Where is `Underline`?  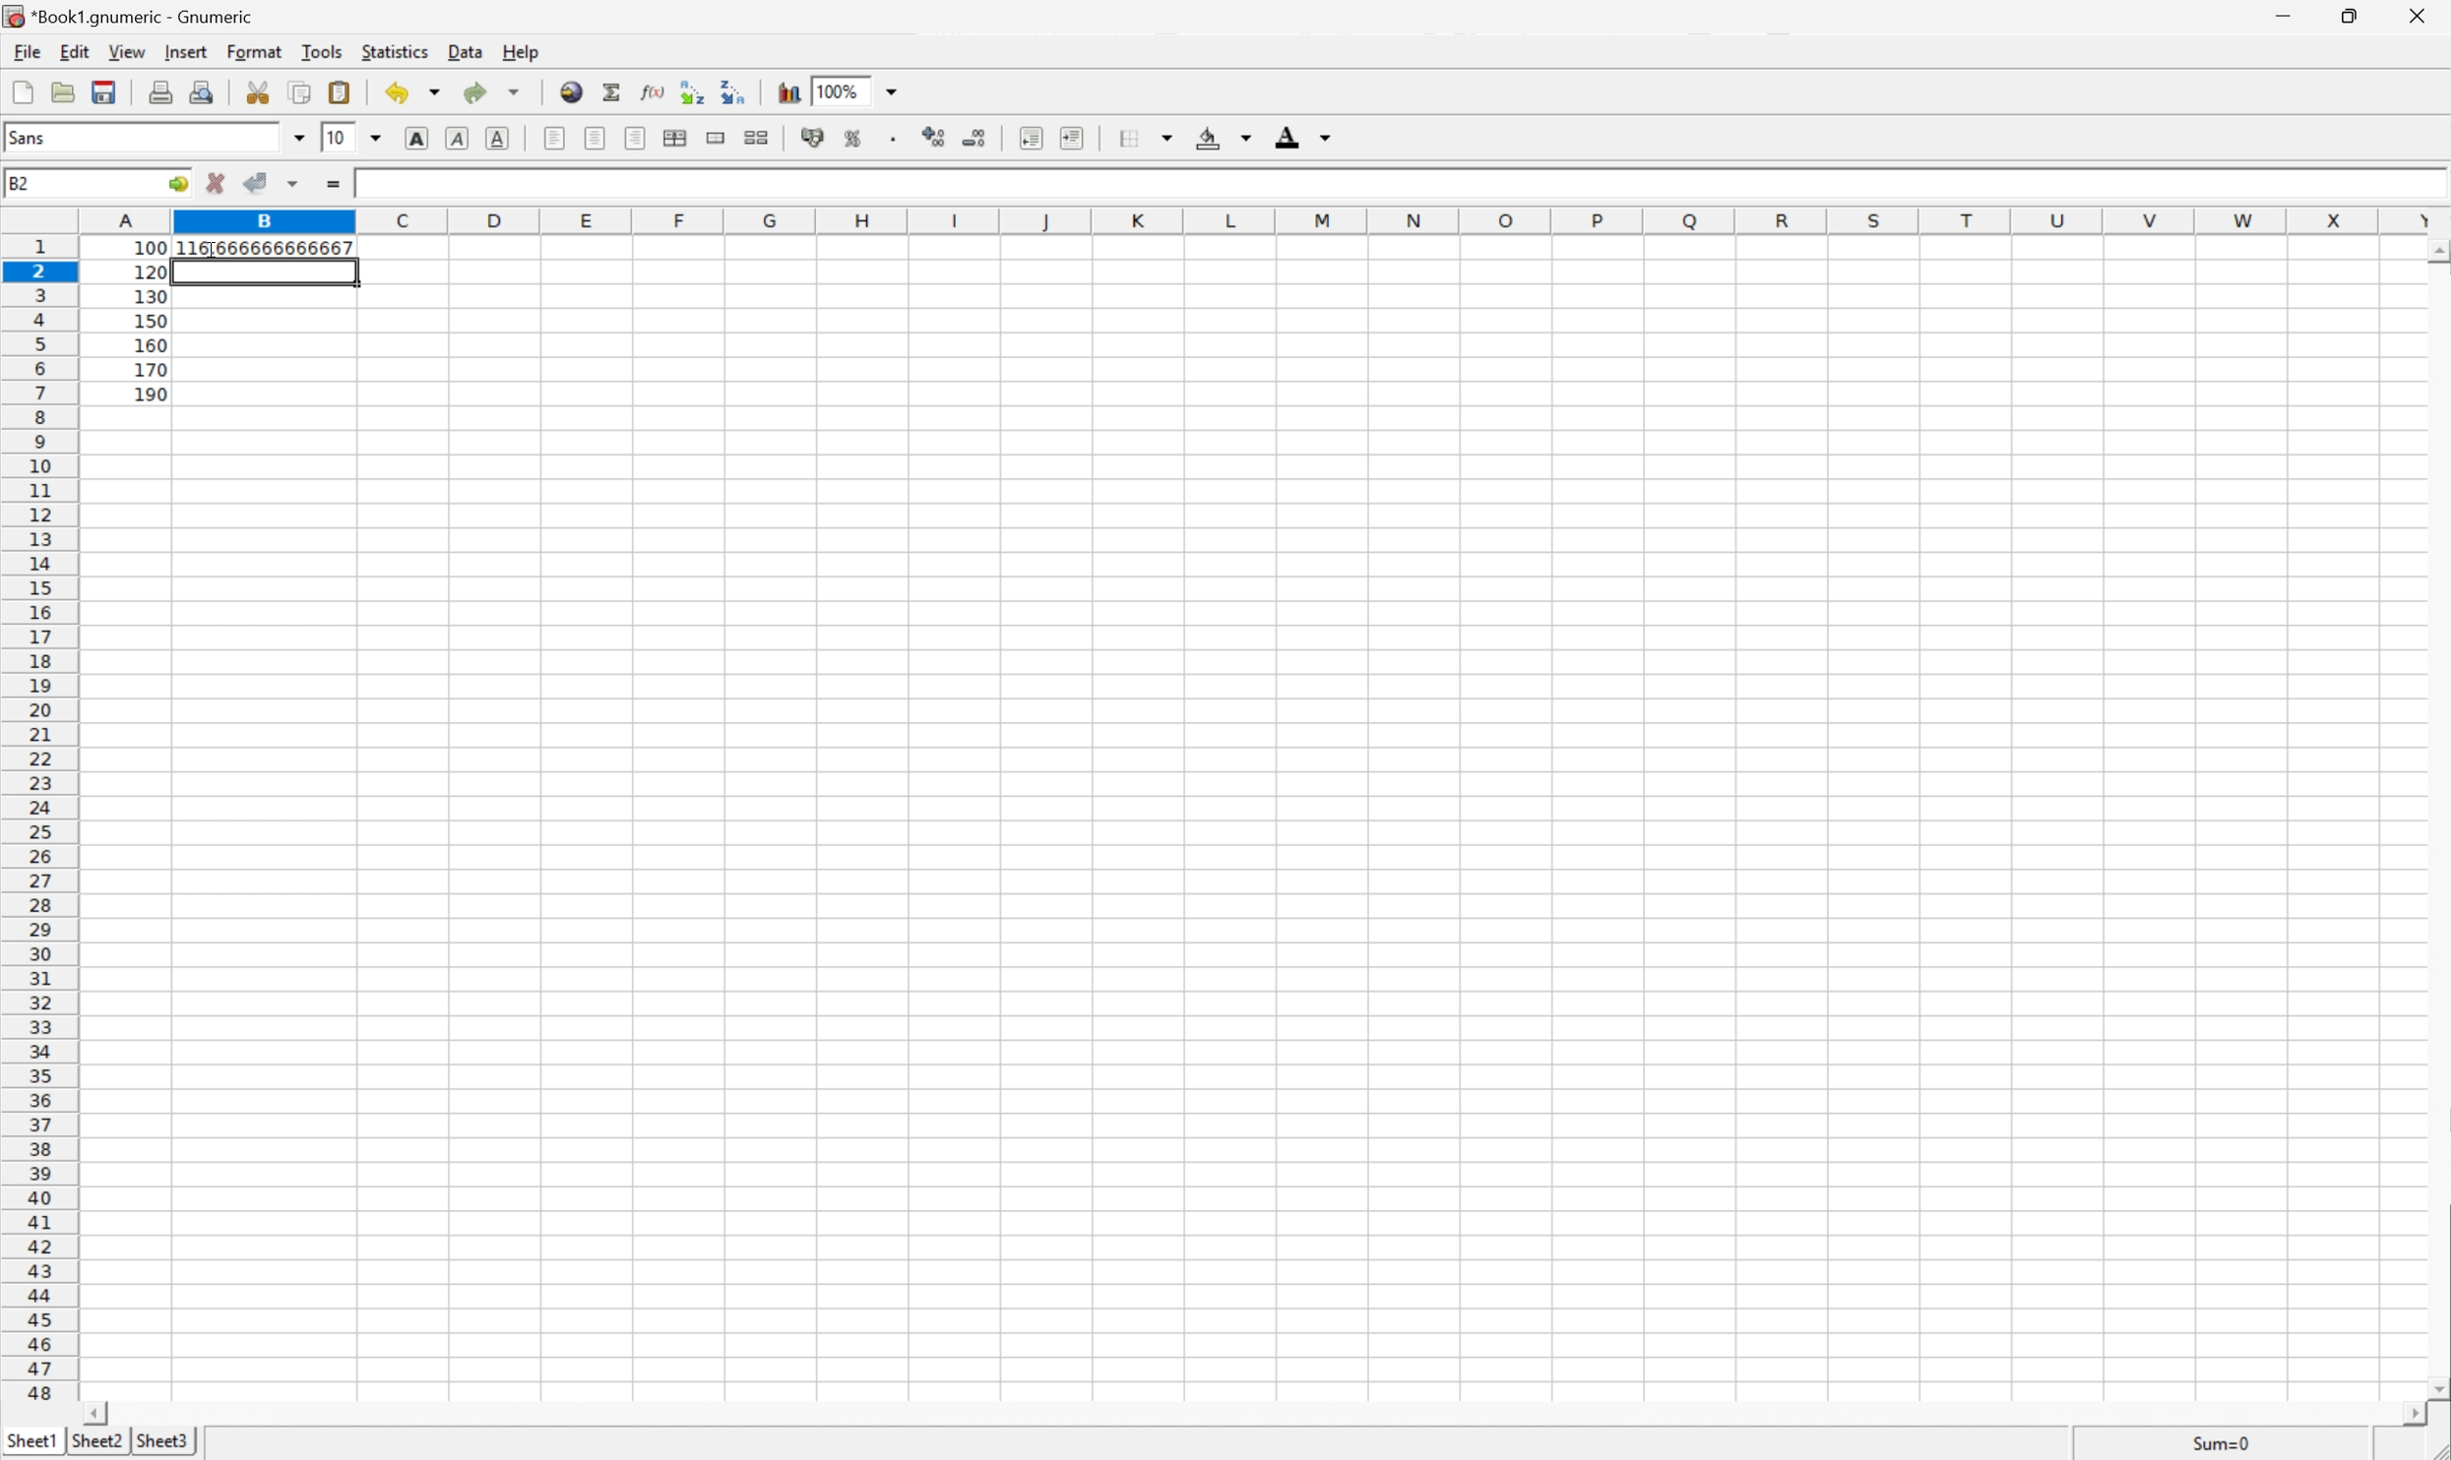
Underline is located at coordinates (498, 140).